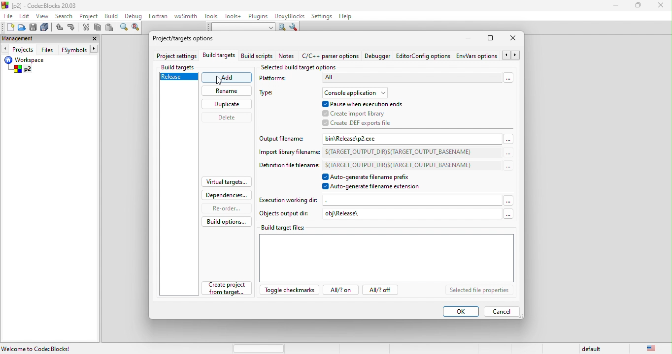  I want to click on auto generate file name prefix, so click(373, 177).